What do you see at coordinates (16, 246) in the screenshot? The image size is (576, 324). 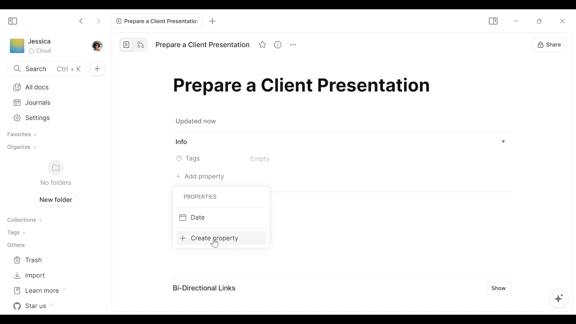 I see `Others` at bounding box center [16, 246].